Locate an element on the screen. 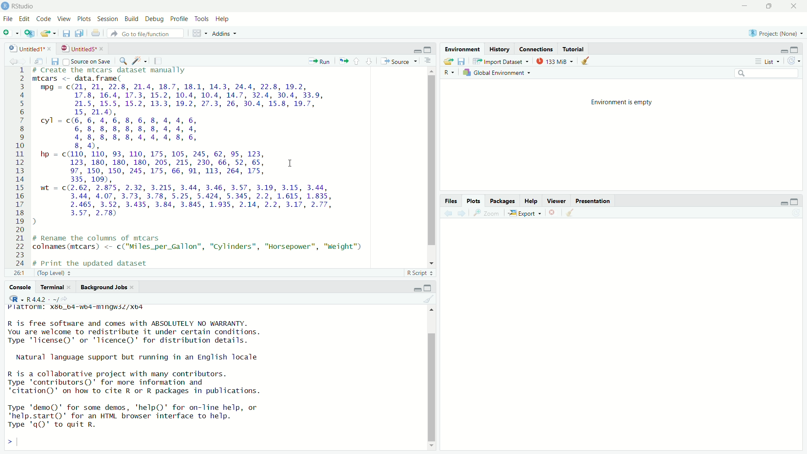 The image size is (807, 454). save is located at coordinates (65, 33).